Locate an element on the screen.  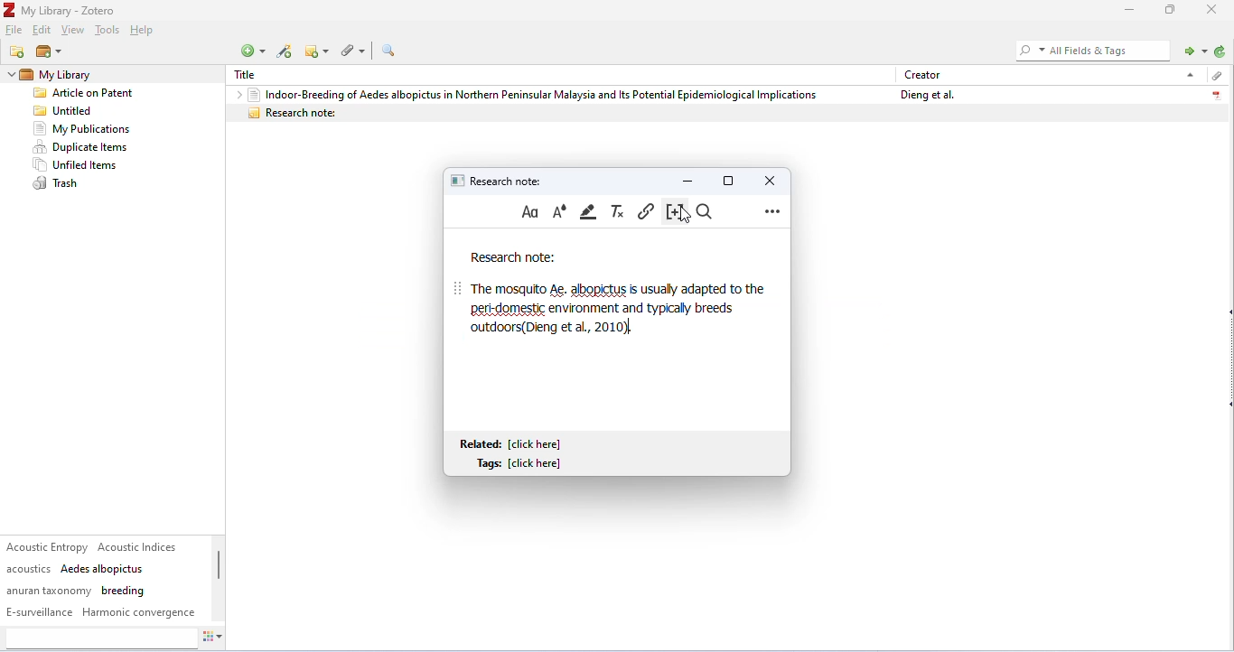
minimize is located at coordinates (688, 180).